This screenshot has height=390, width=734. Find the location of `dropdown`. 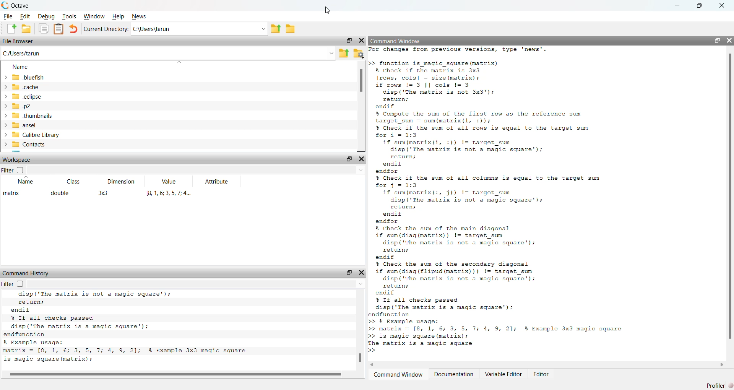

dropdown is located at coordinates (358, 284).